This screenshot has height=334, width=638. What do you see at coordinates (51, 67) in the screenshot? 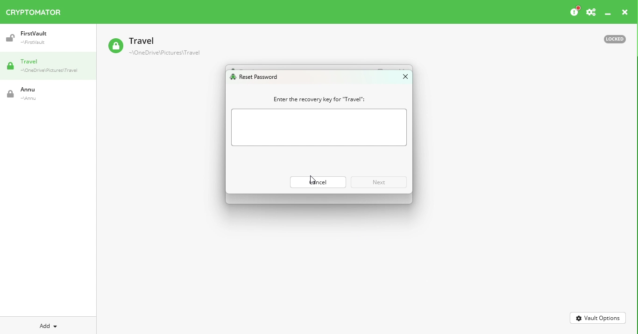
I see `Travel` at bounding box center [51, 67].